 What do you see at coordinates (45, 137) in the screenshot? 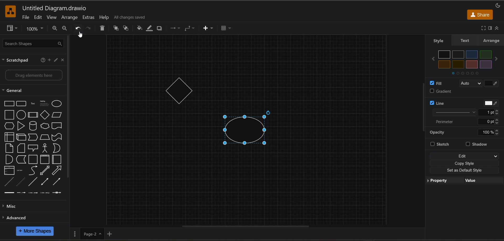
I see `Trapezoid` at bounding box center [45, 137].